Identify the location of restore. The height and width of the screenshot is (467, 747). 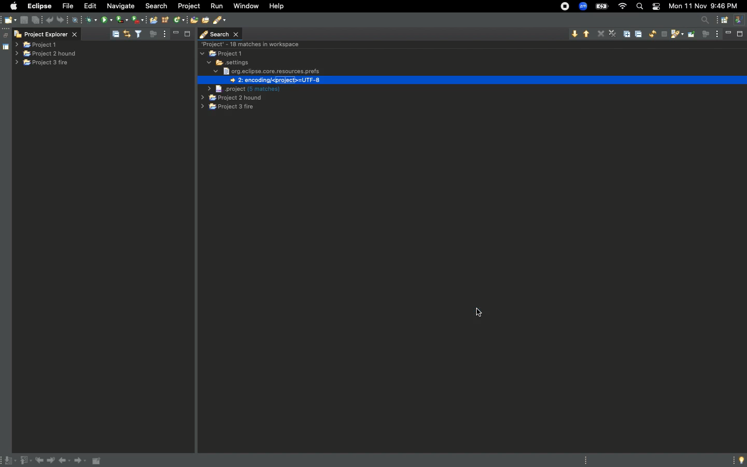
(5, 32).